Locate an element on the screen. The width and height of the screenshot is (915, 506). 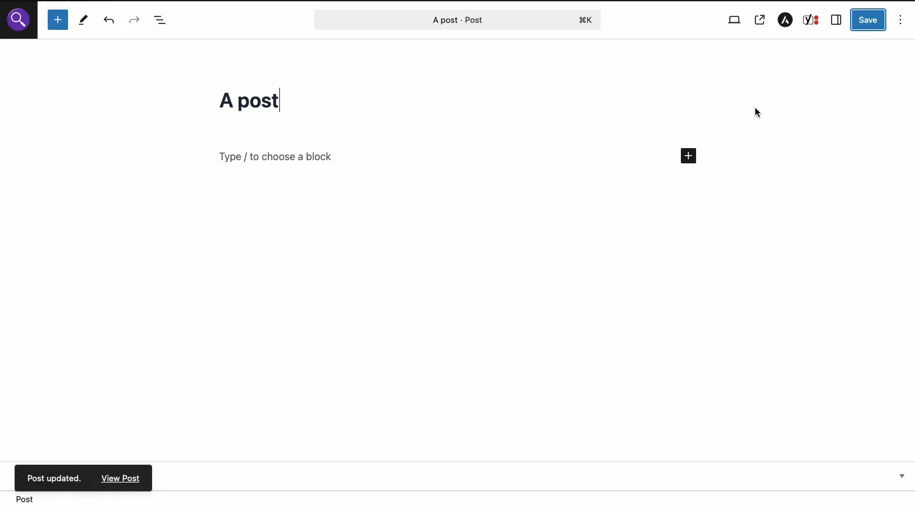
Save is located at coordinates (869, 19).